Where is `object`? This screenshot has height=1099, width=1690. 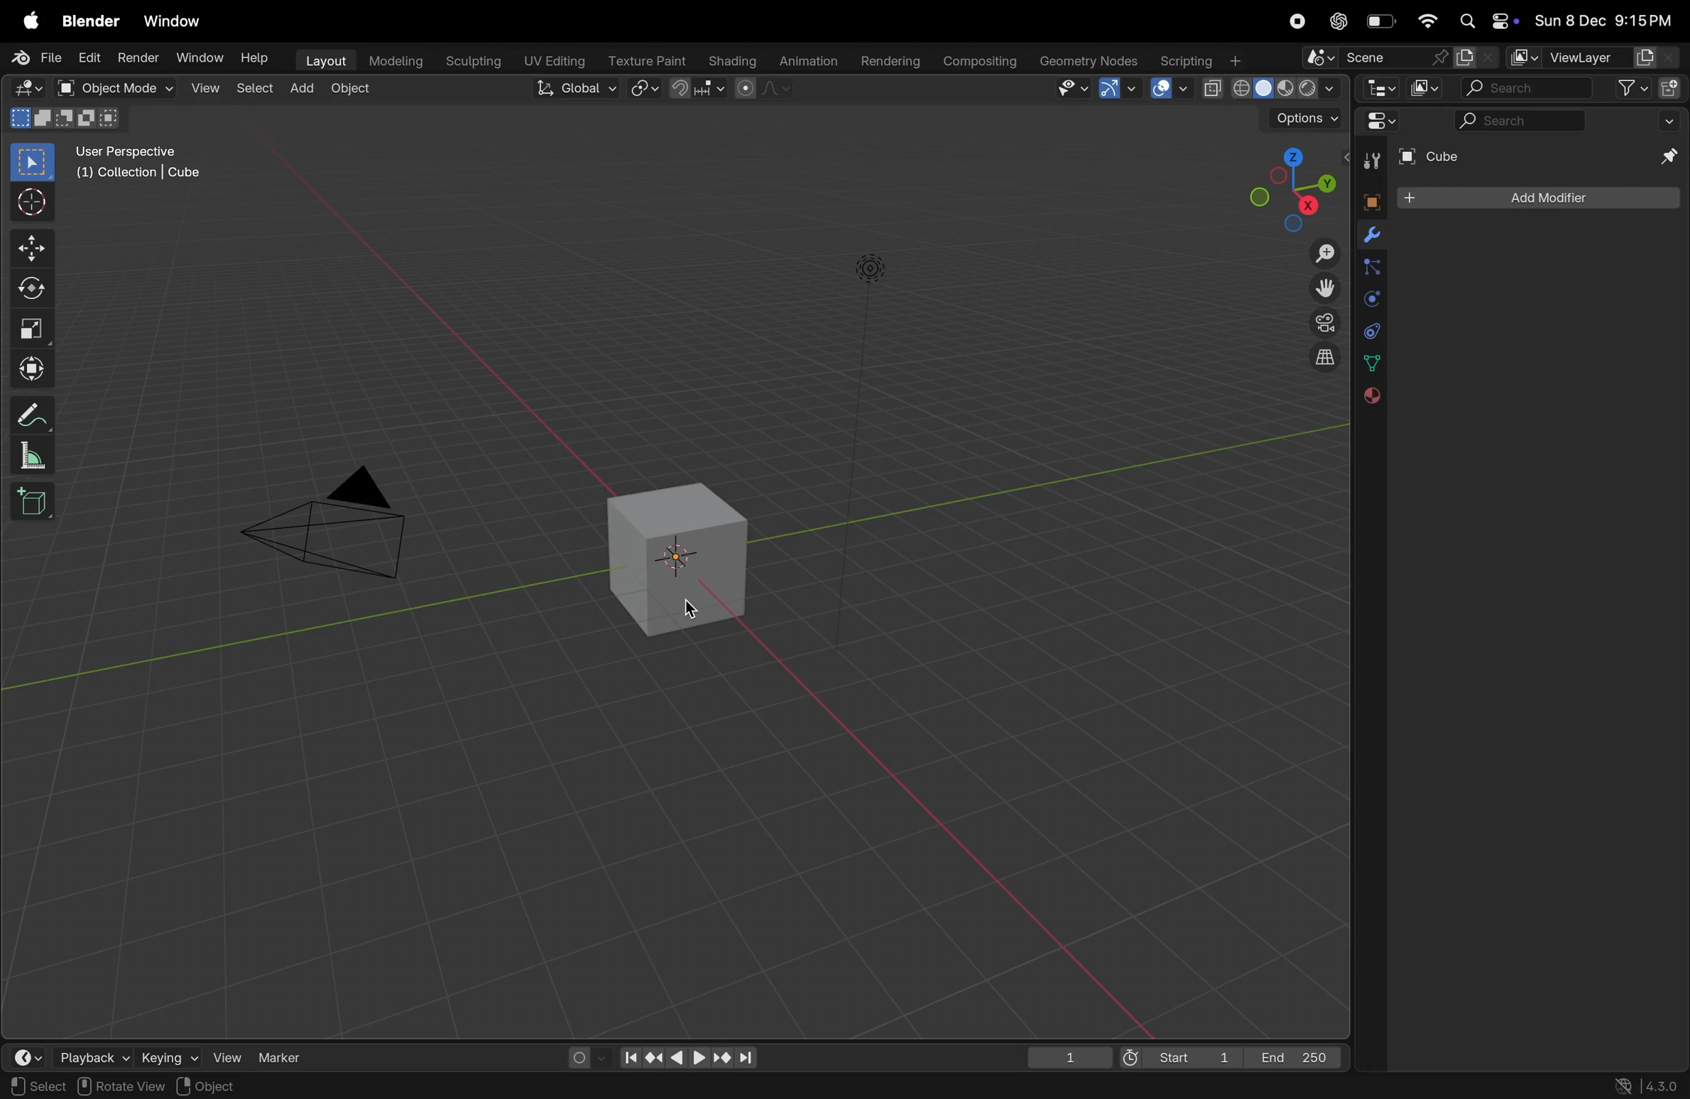 object is located at coordinates (1367, 199).